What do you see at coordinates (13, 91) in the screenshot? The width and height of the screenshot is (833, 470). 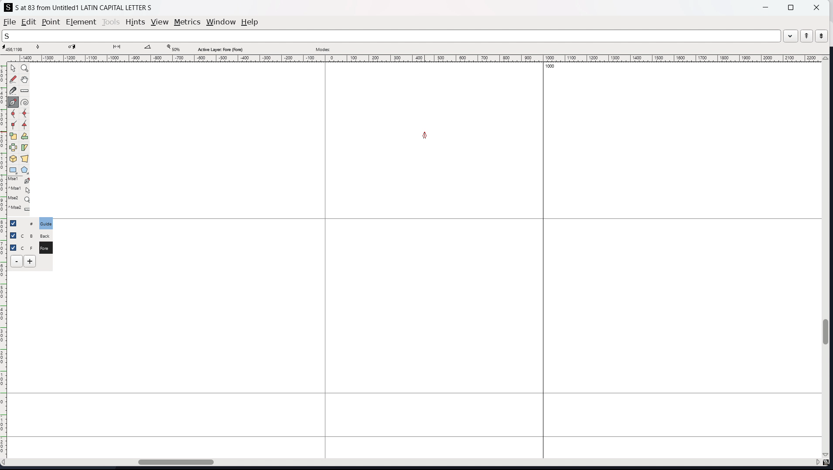 I see `cut splines in two` at bounding box center [13, 91].